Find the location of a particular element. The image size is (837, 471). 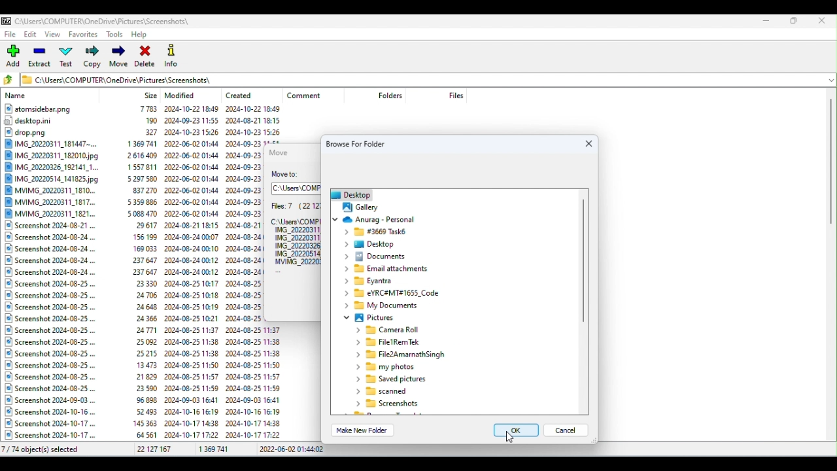

Cancel is located at coordinates (570, 433).